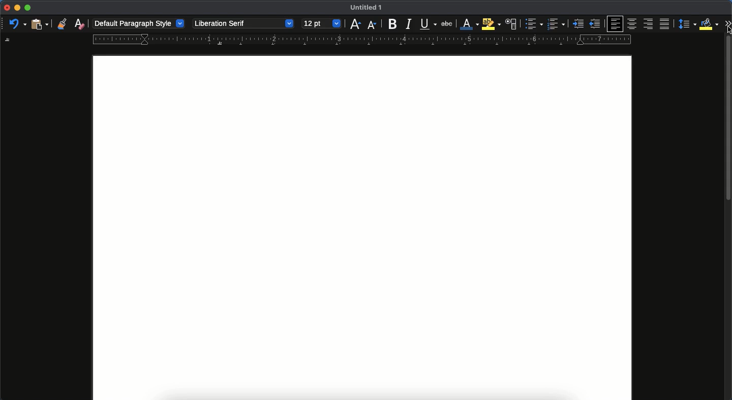  What do you see at coordinates (632, 22) in the screenshot?
I see `center align` at bounding box center [632, 22].